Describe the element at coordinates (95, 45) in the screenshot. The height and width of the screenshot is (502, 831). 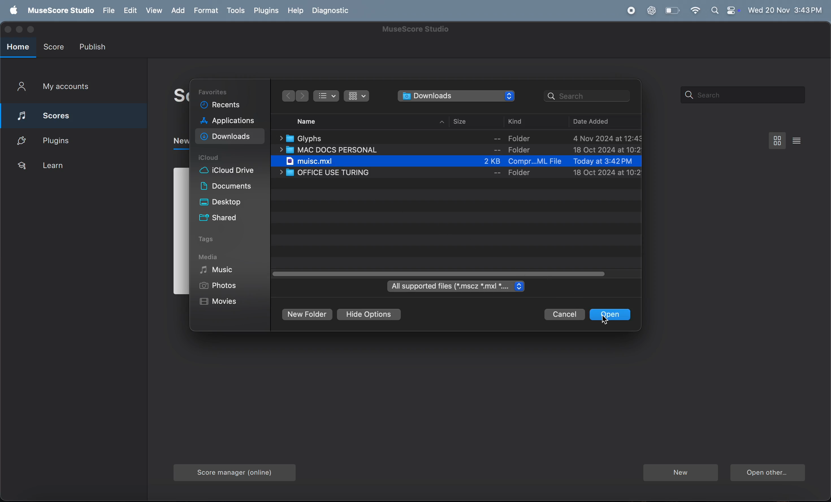
I see `publish` at that location.